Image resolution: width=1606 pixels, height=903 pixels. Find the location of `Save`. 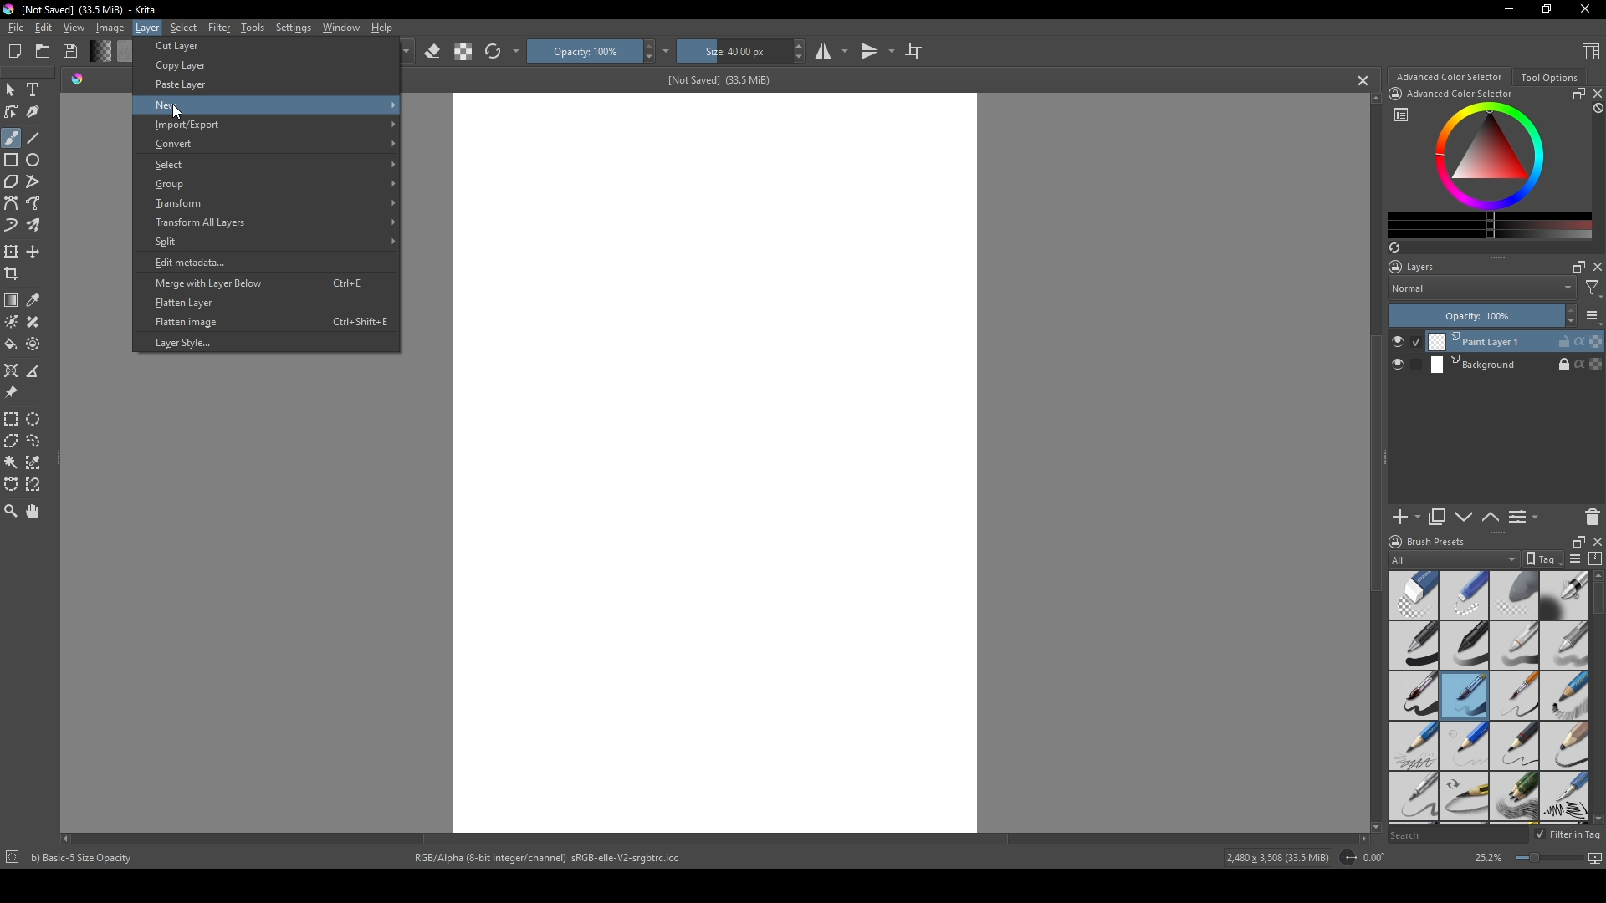

Save is located at coordinates (72, 50).